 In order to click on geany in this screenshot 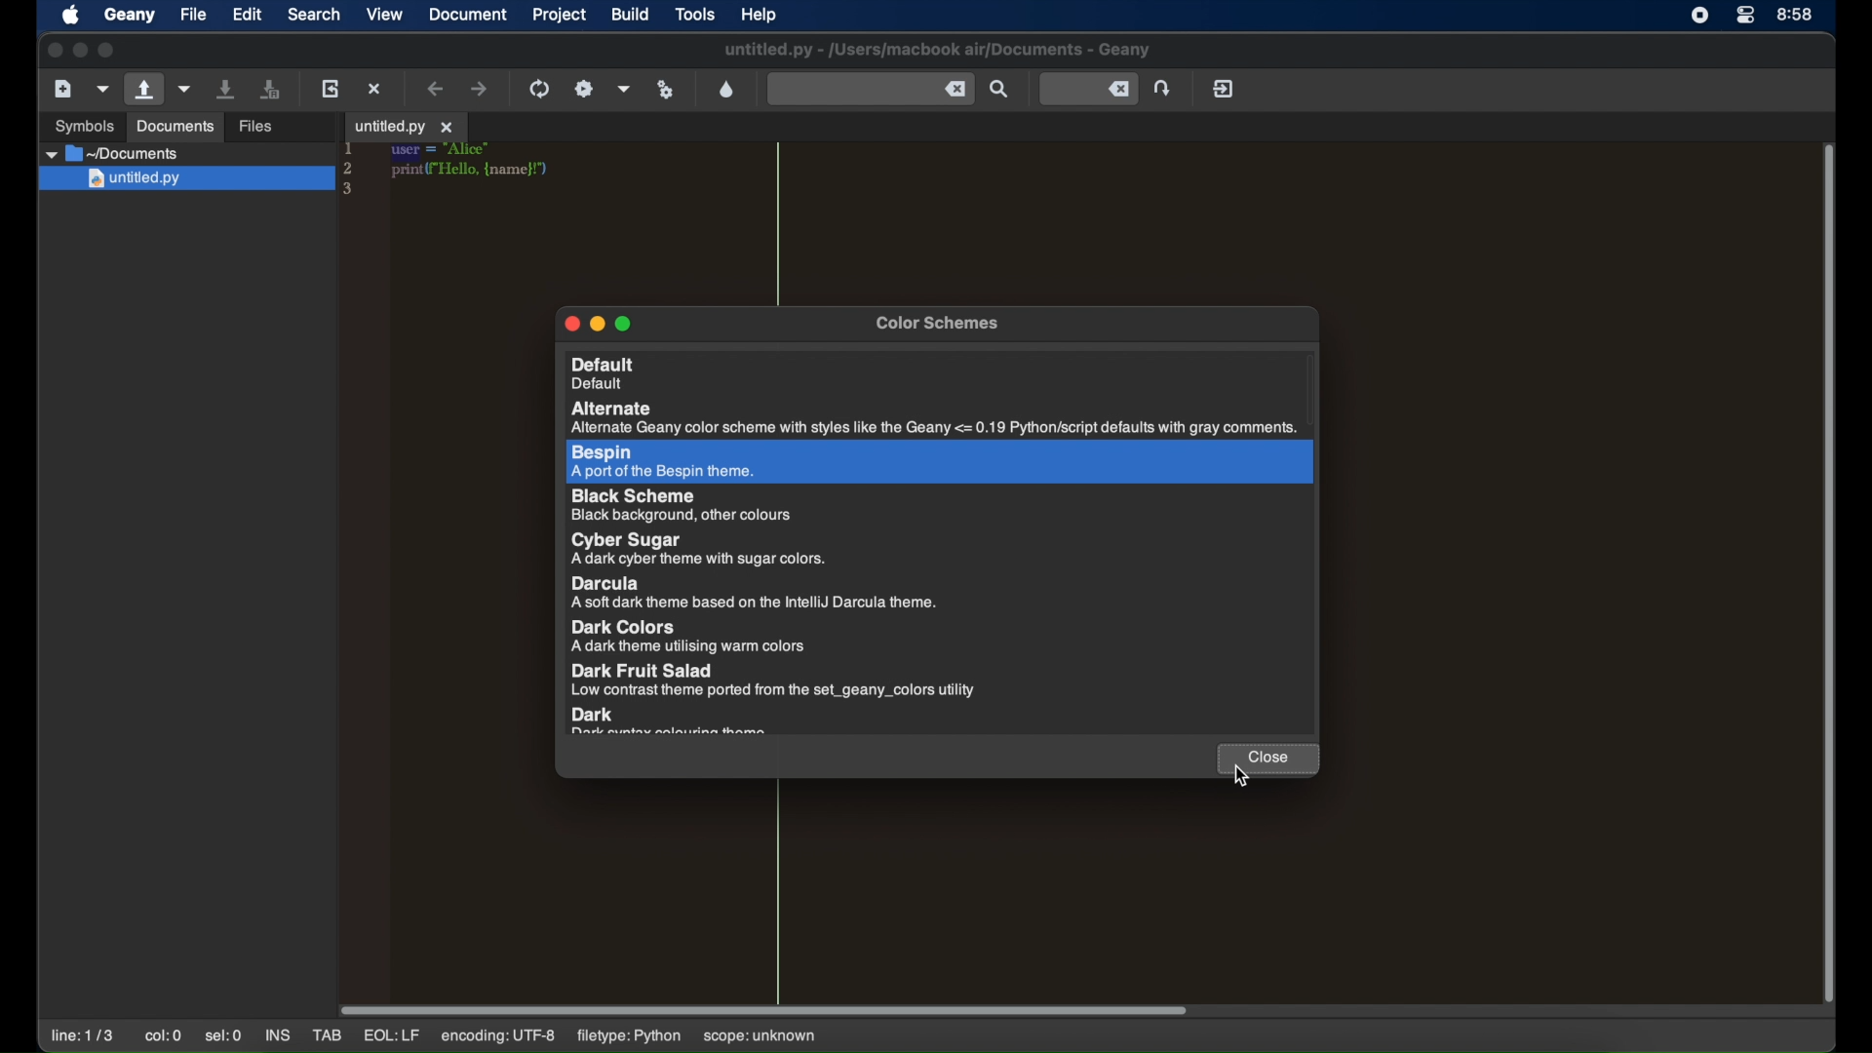, I will do `click(128, 16)`.